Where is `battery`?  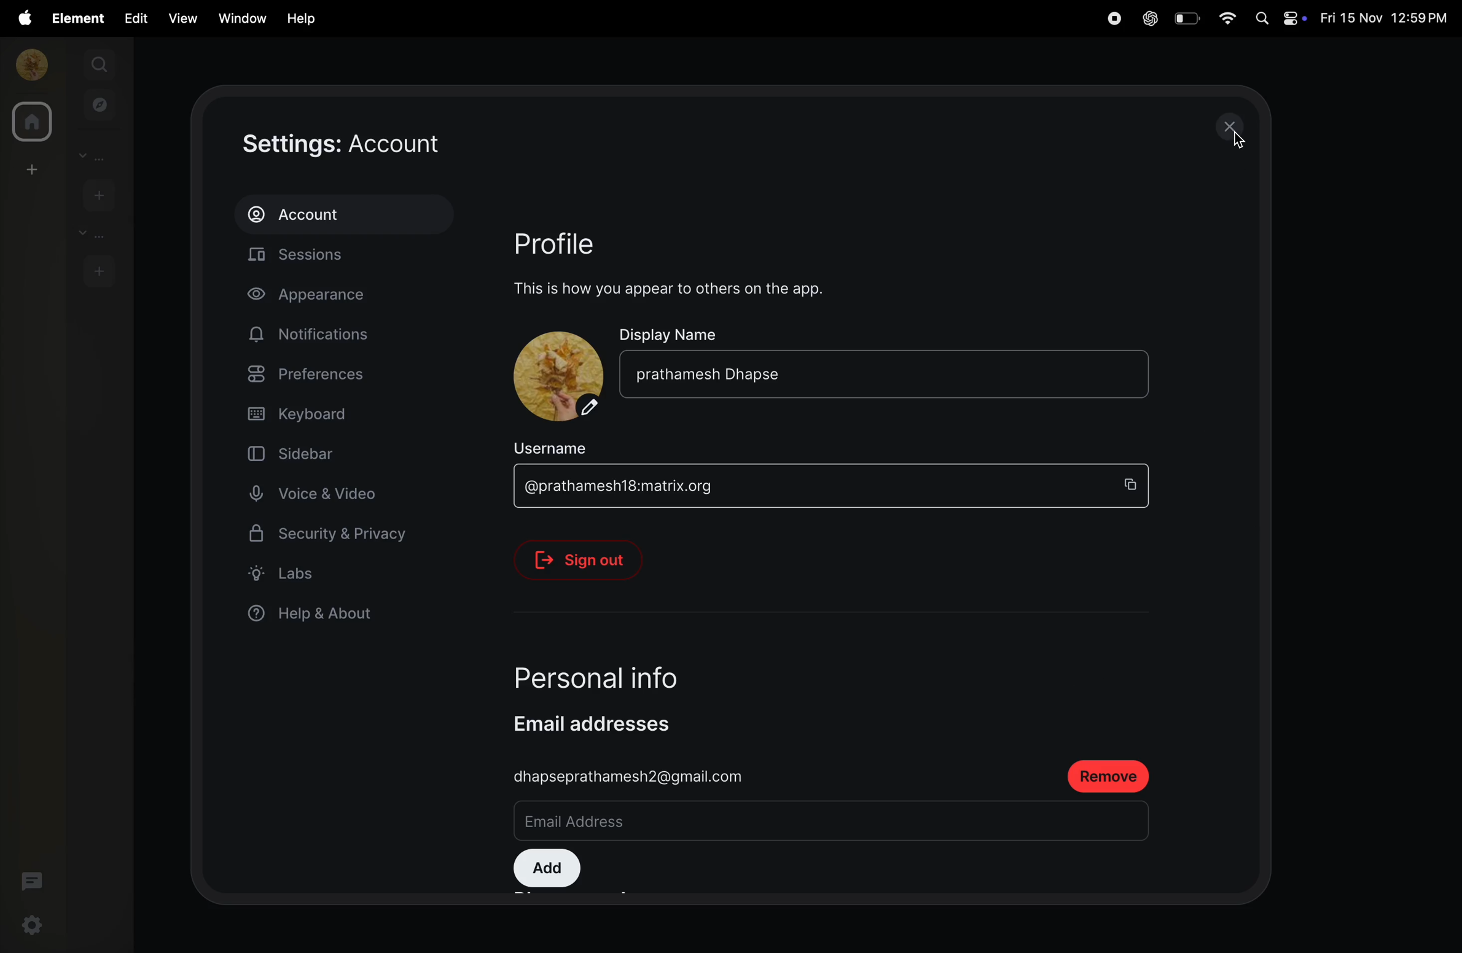
battery is located at coordinates (1186, 18).